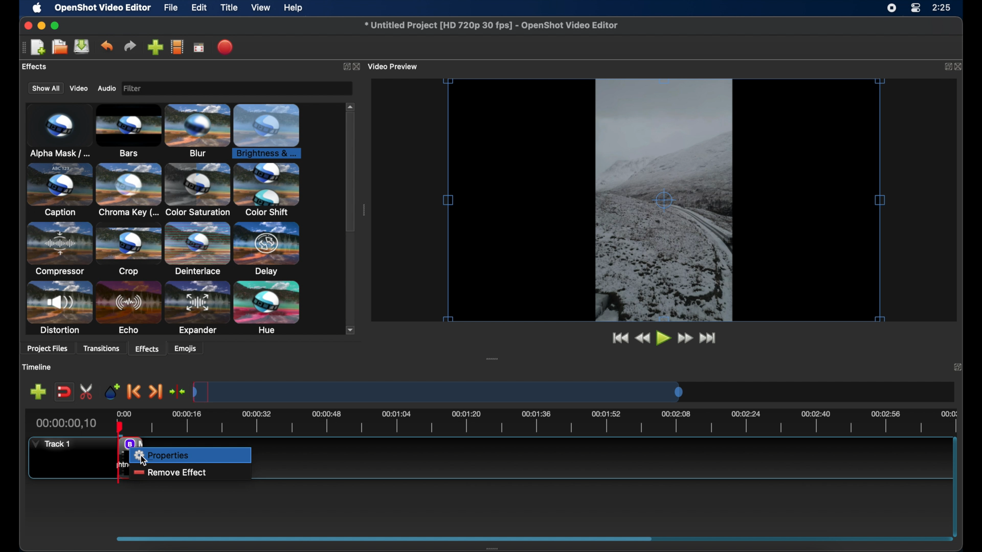  I want to click on redo, so click(130, 46).